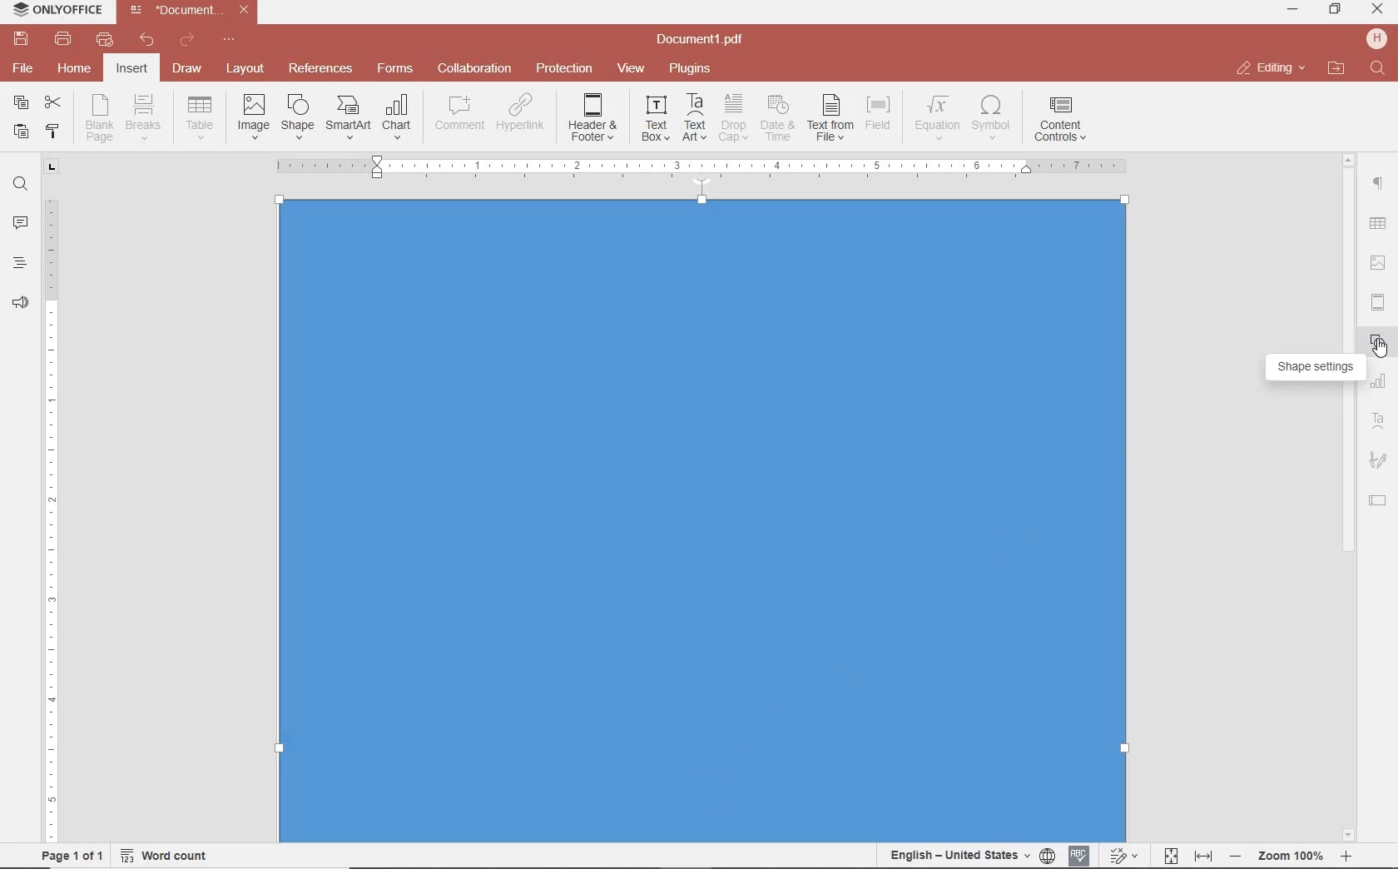  I want to click on COMMENT, so click(461, 113).